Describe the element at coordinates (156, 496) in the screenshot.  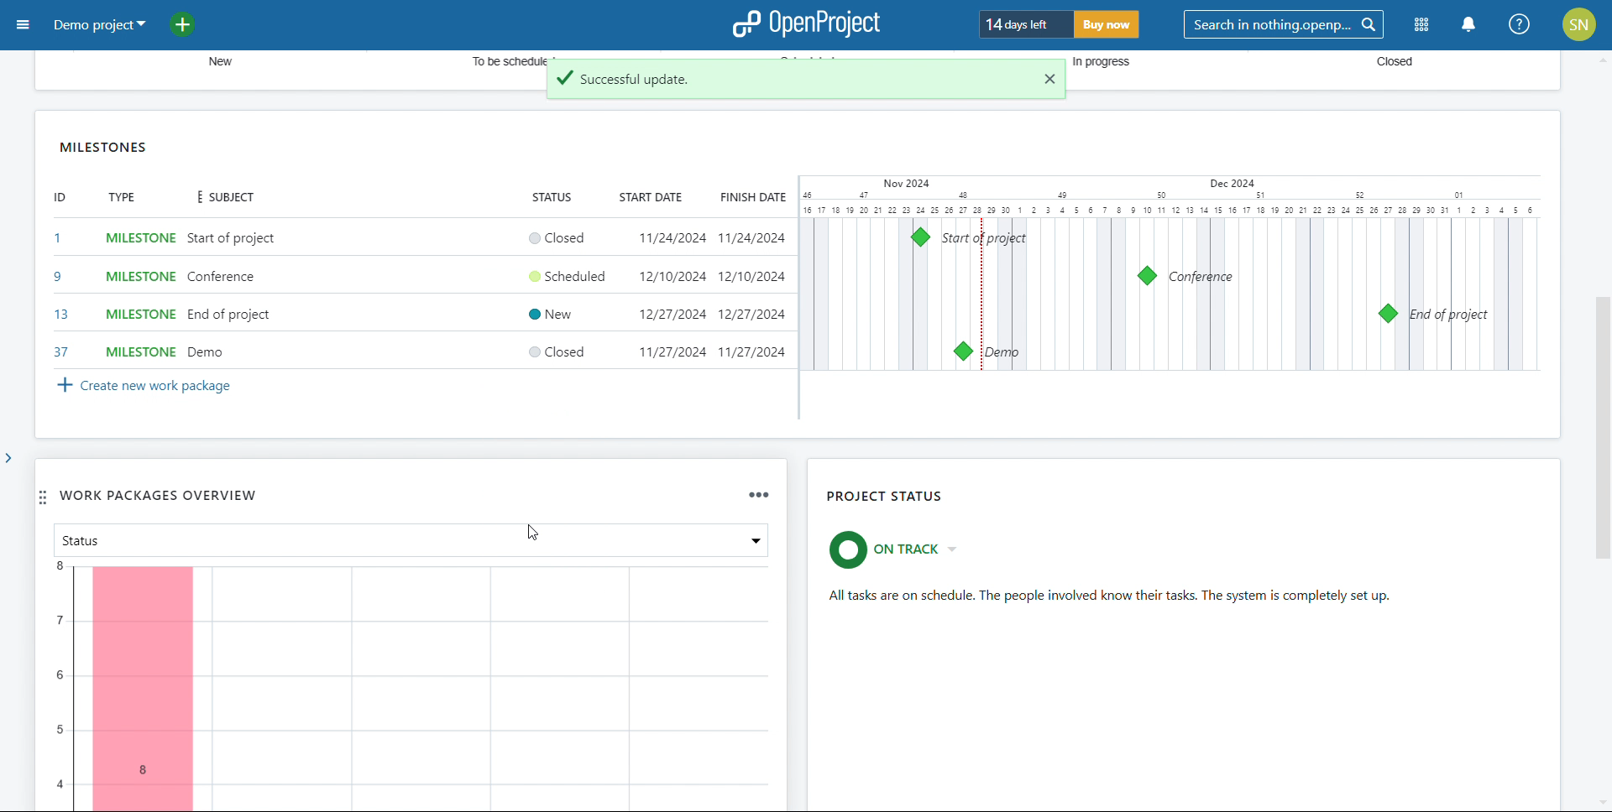
I see `work packages overview` at that location.